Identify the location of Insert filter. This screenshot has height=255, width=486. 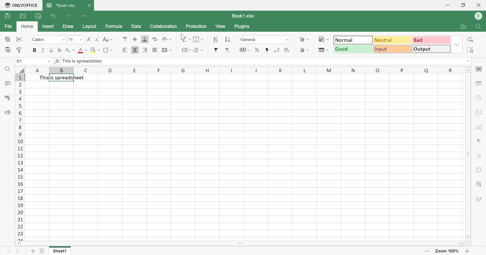
(216, 51).